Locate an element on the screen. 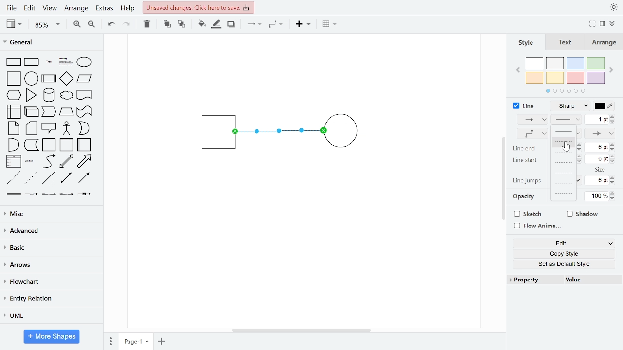 This screenshot has height=350, width=623. UML is located at coordinates (49, 316).